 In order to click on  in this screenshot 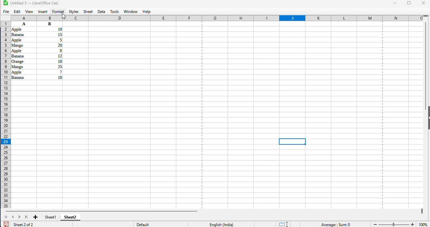, I will do `click(50, 61)`.